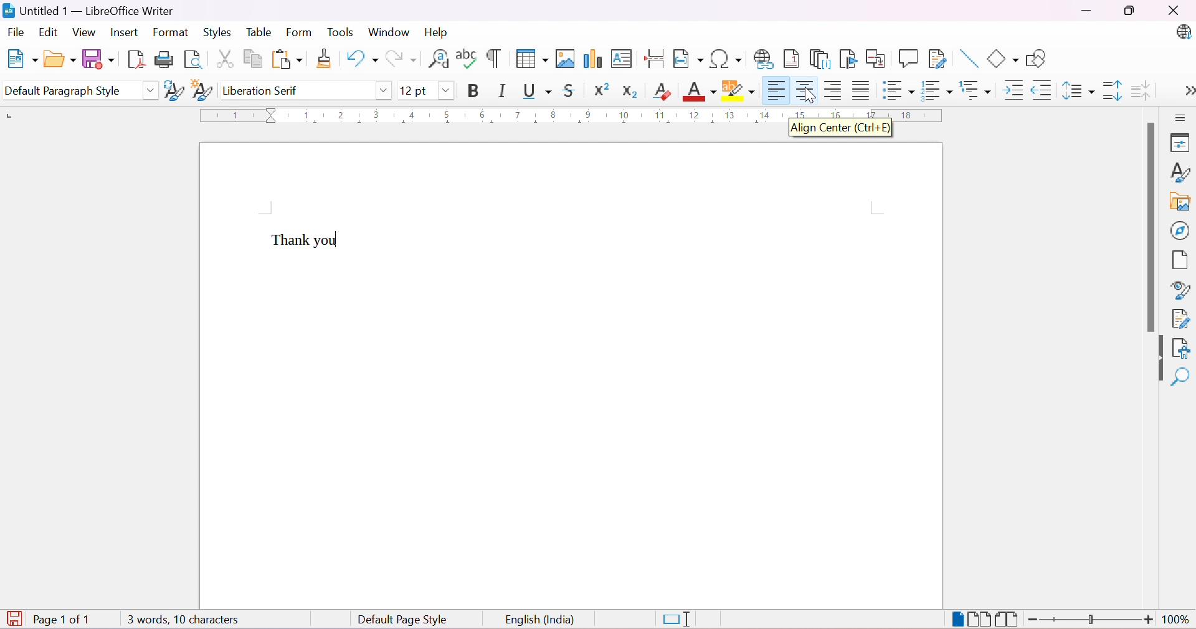 The image size is (1196, 629). What do you see at coordinates (24, 60) in the screenshot?
I see `New` at bounding box center [24, 60].